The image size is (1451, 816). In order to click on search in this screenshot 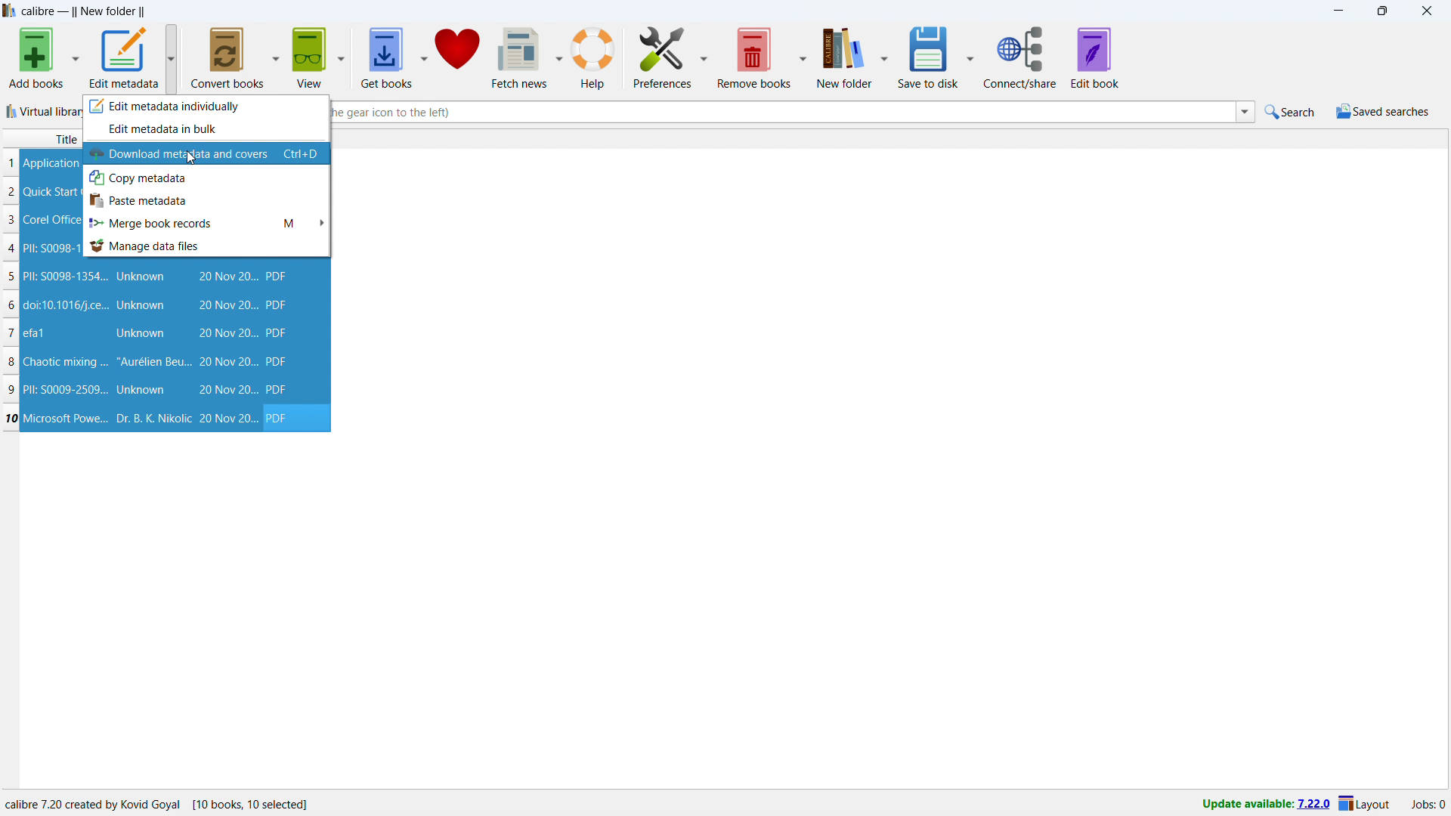, I will do `click(1292, 111)`.